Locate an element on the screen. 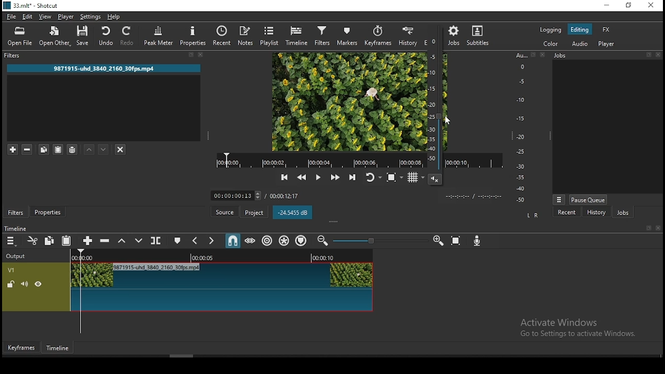 Image resolution: width=665 pixels, height=374 pixels. color is located at coordinates (546, 45).